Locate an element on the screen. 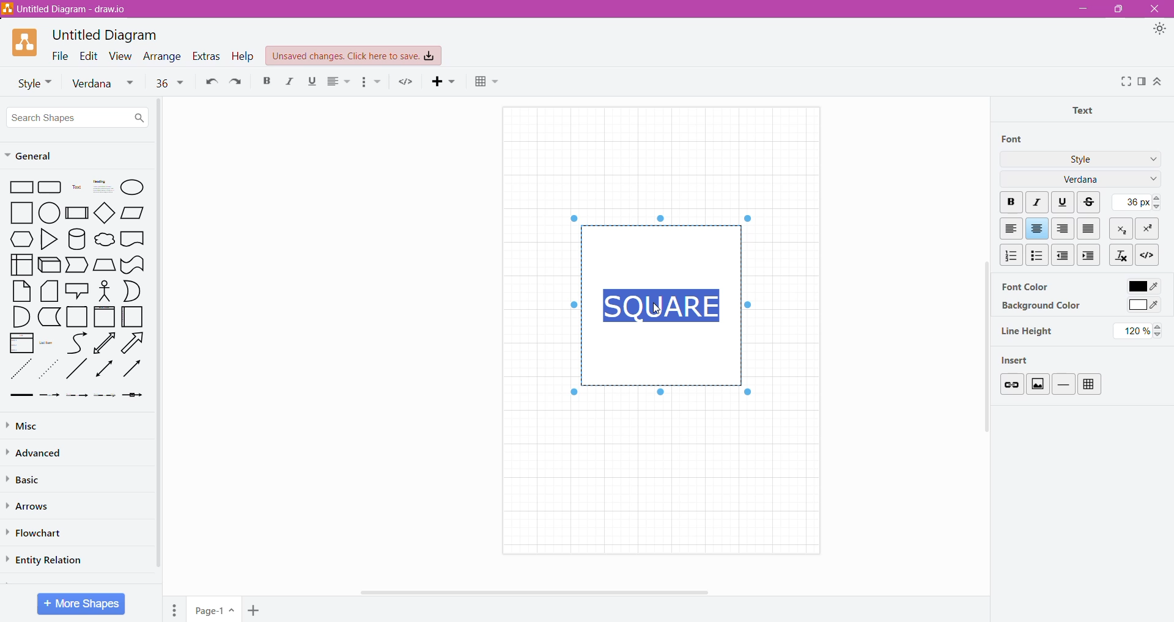 The image size is (1174, 622). Insert Horizontal Line is located at coordinates (1064, 384).